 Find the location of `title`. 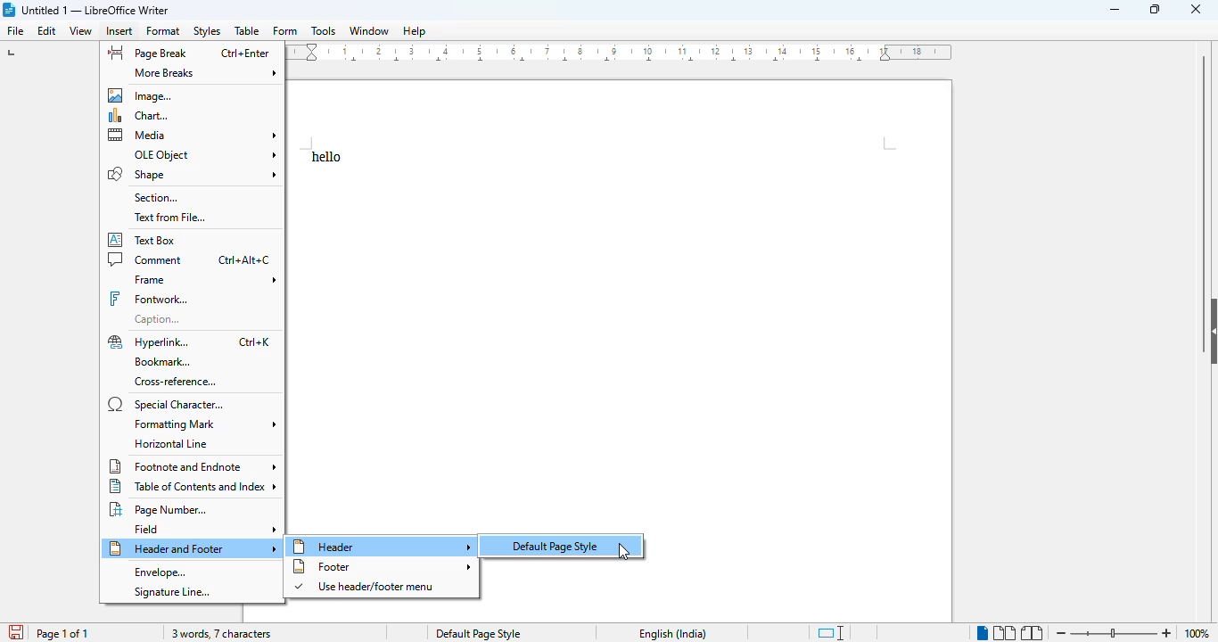

title is located at coordinates (96, 10).